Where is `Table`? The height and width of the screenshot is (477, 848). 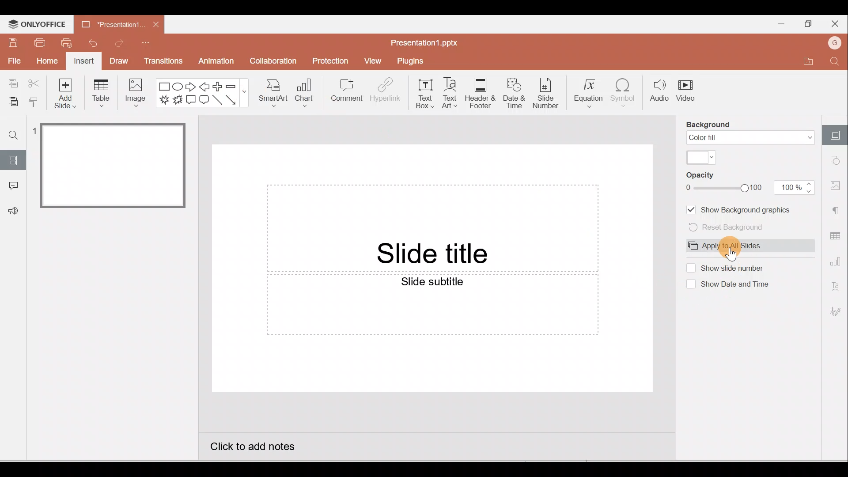
Table is located at coordinates (101, 94).